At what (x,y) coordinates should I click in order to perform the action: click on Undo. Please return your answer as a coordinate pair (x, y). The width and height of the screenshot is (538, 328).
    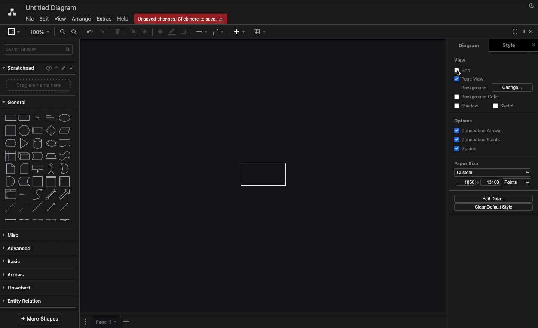
    Looking at the image, I should click on (90, 32).